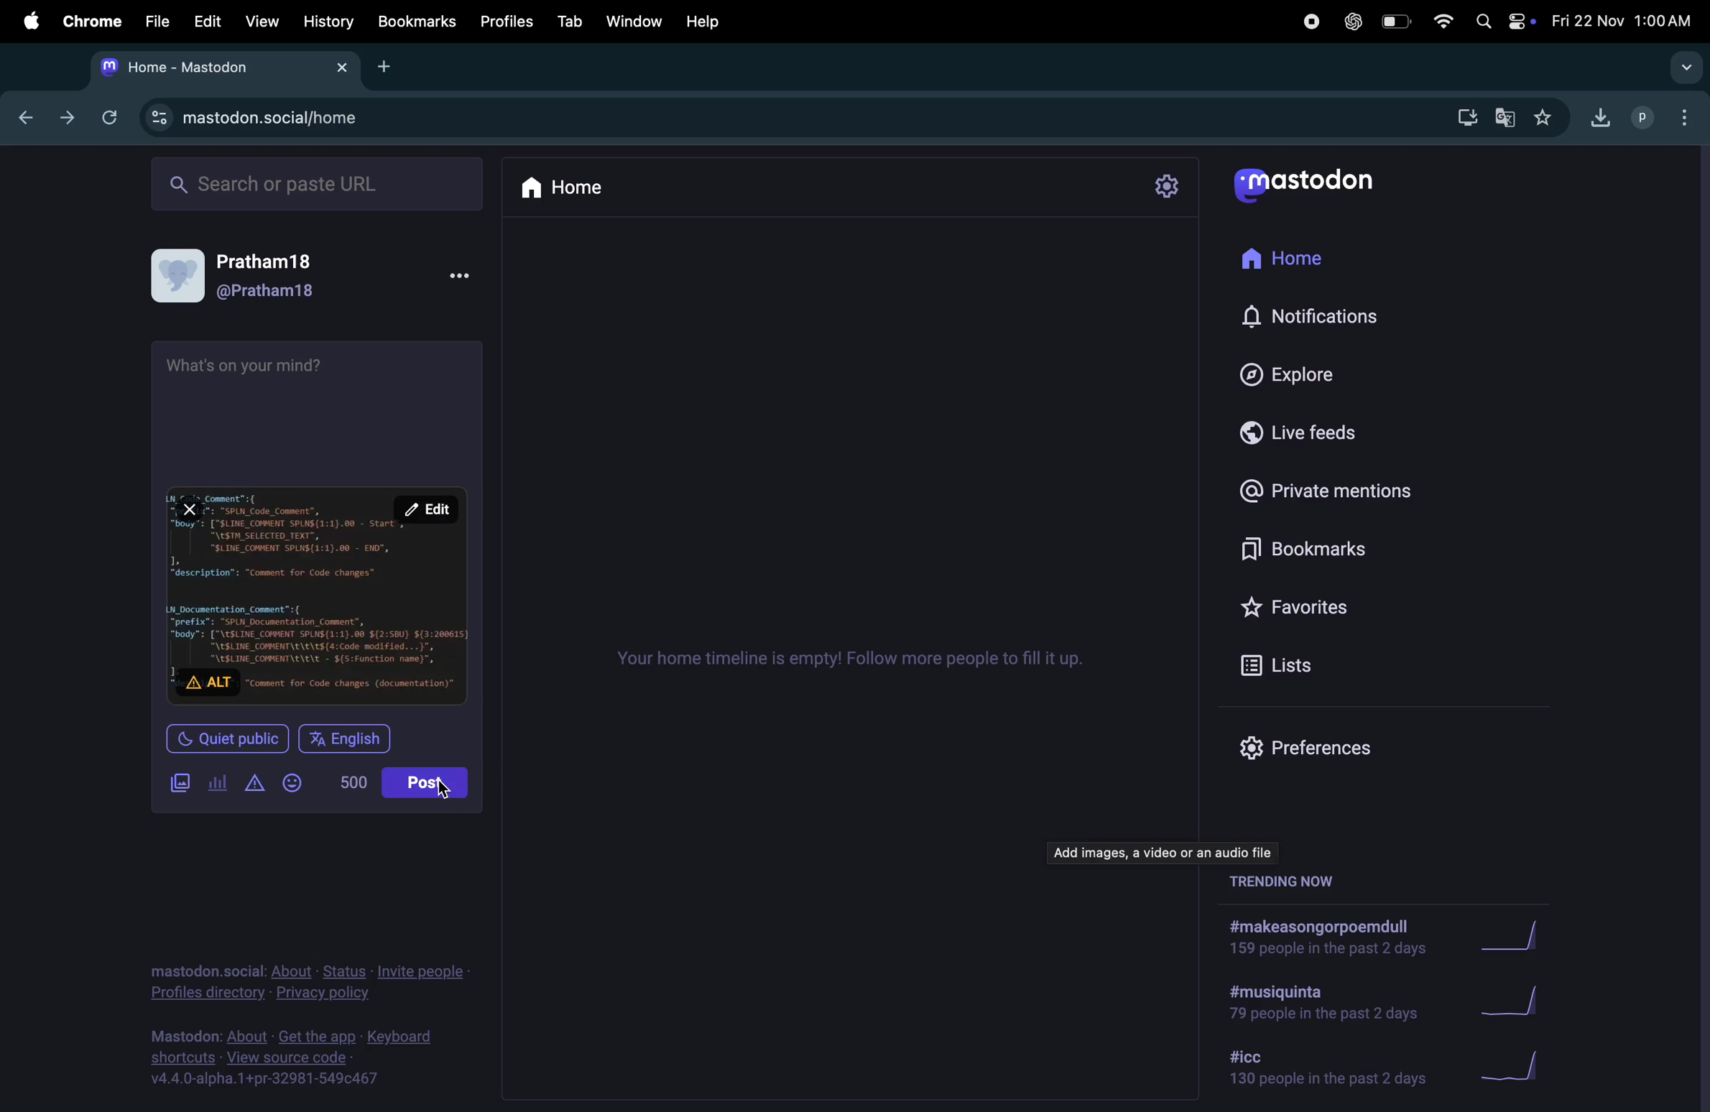  Describe the element at coordinates (417, 23) in the screenshot. I see `book marks` at that location.